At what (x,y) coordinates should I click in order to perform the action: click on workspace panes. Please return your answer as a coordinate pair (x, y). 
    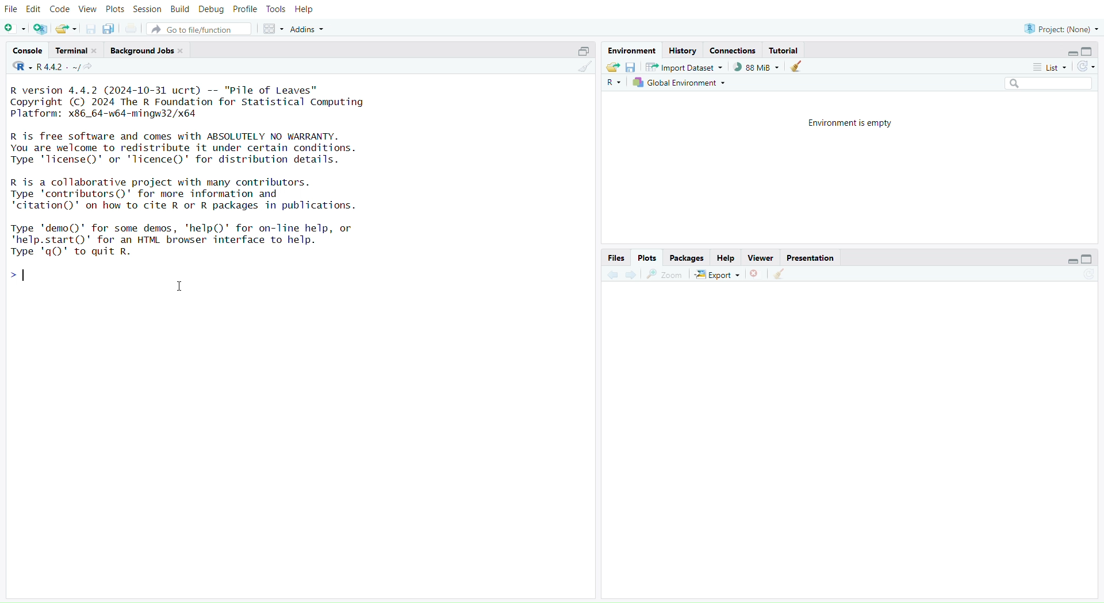
    Looking at the image, I should click on (273, 30).